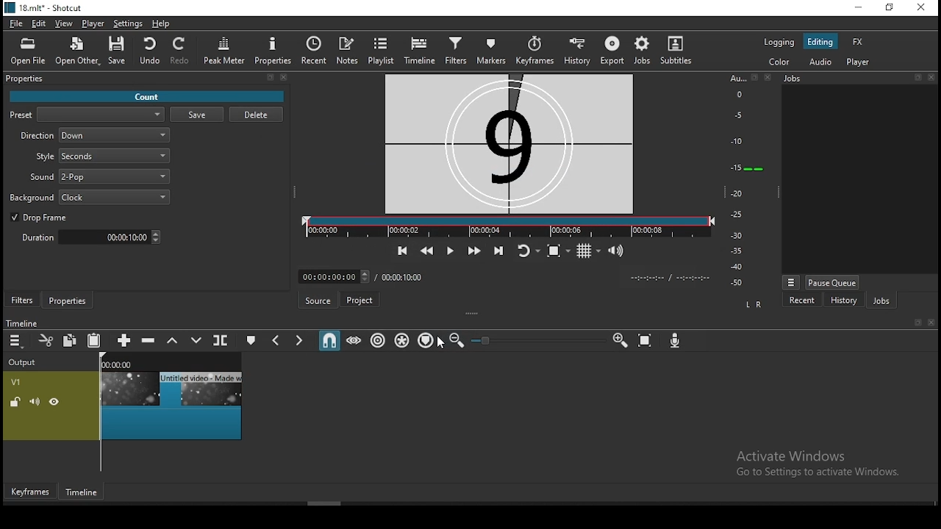 The width and height of the screenshot is (941, 529). I want to click on file, so click(17, 21).